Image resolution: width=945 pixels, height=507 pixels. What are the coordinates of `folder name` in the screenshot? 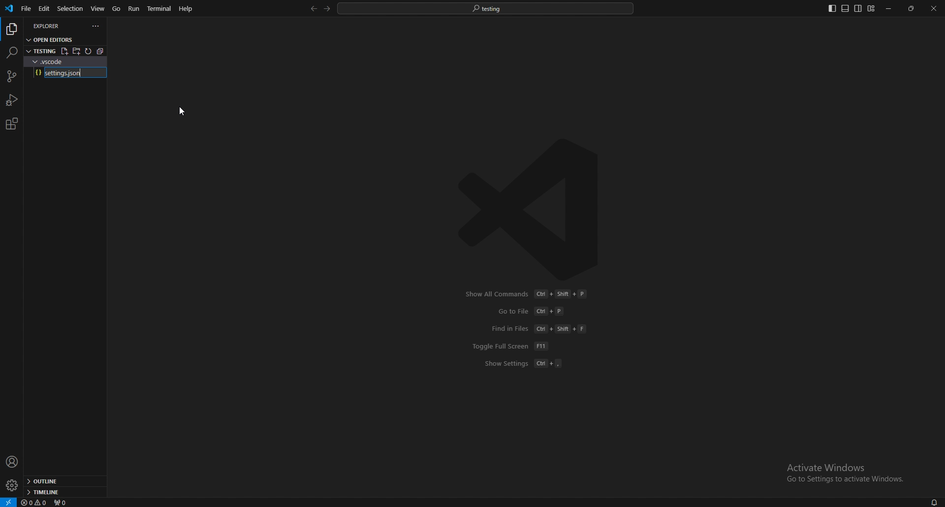 It's located at (41, 50).